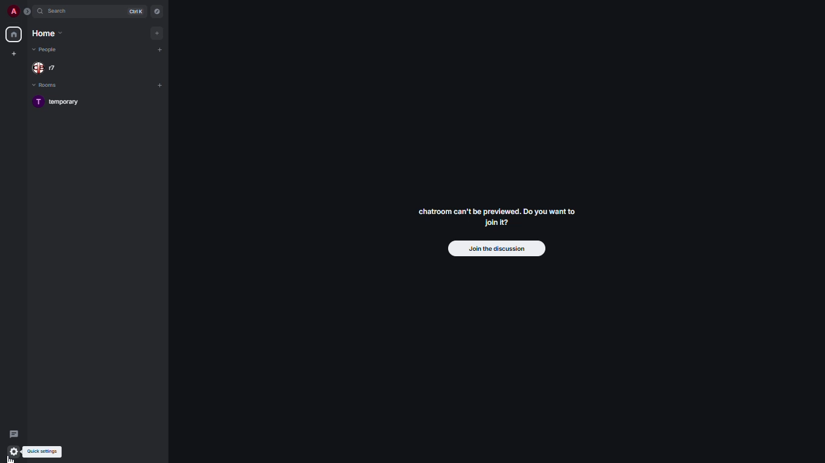 This screenshot has height=463, width=825. Describe the element at coordinates (13, 11) in the screenshot. I see `profile` at that location.